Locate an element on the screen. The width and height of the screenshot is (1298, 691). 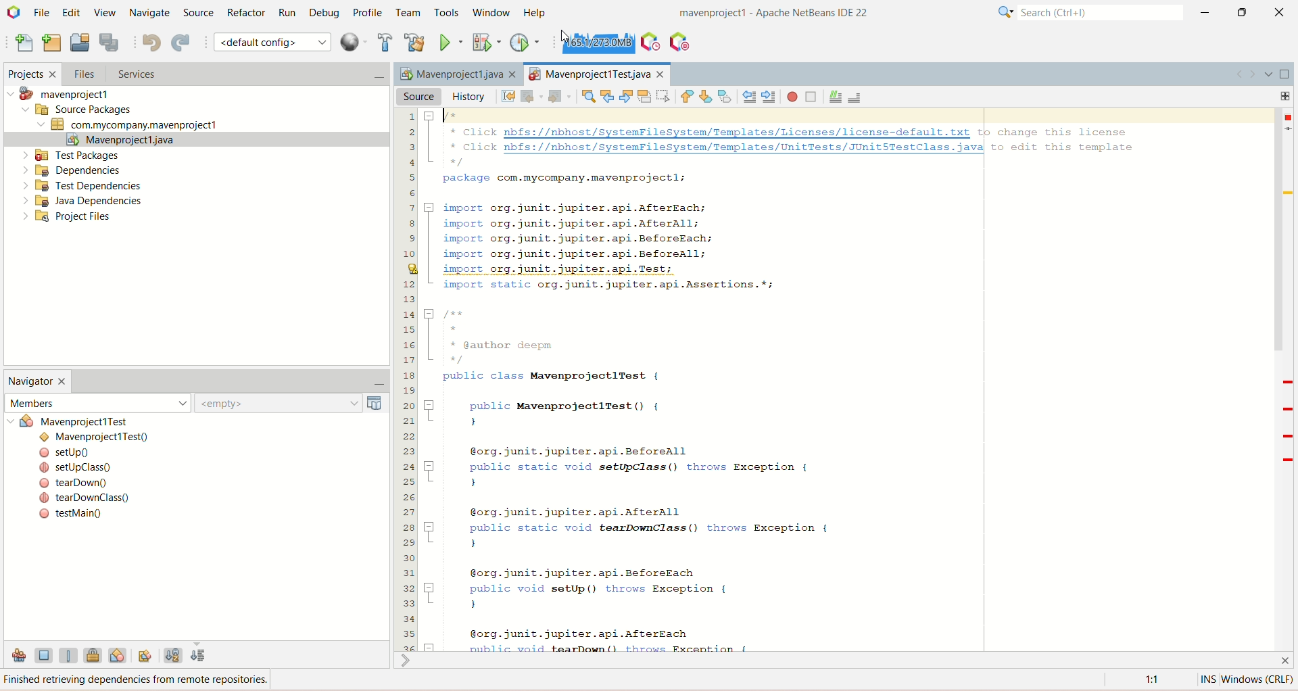
view is located at coordinates (102, 11).